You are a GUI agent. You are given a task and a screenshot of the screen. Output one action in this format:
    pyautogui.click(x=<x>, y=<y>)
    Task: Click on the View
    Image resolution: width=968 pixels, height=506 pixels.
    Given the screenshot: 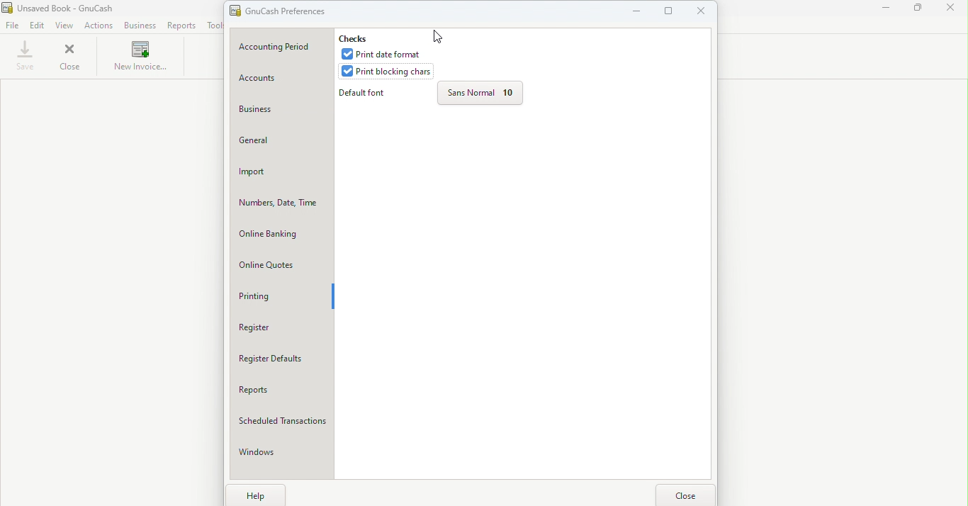 What is the action you would take?
    pyautogui.click(x=65, y=26)
    